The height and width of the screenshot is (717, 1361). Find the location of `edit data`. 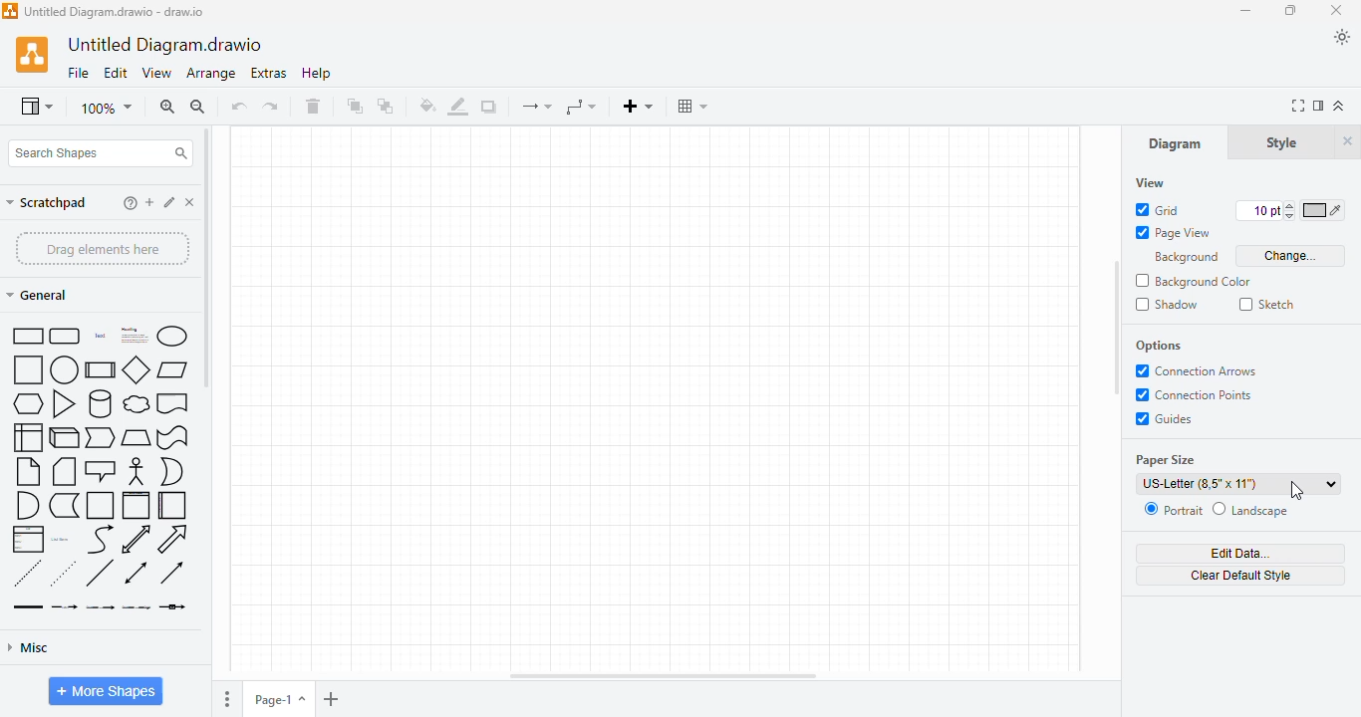

edit data is located at coordinates (1241, 554).